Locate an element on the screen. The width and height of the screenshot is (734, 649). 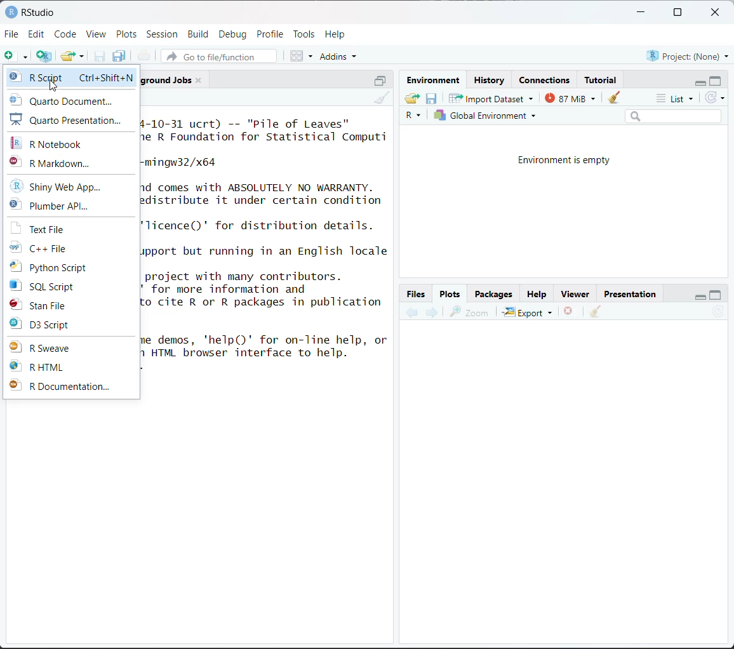
list is located at coordinates (677, 99).